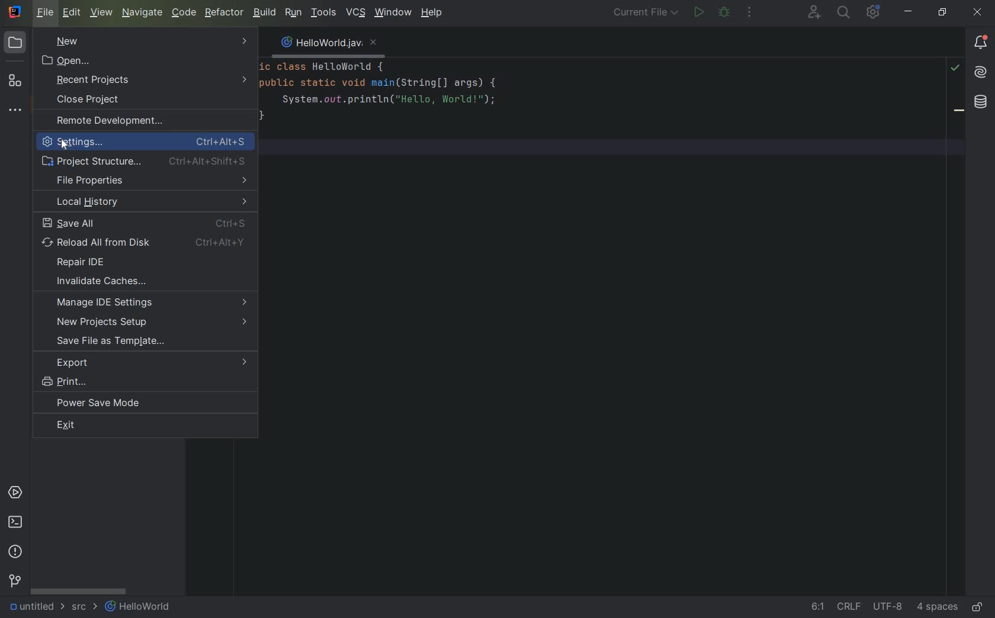 The height and width of the screenshot is (618, 995). What do you see at coordinates (184, 13) in the screenshot?
I see `CODE` at bounding box center [184, 13].